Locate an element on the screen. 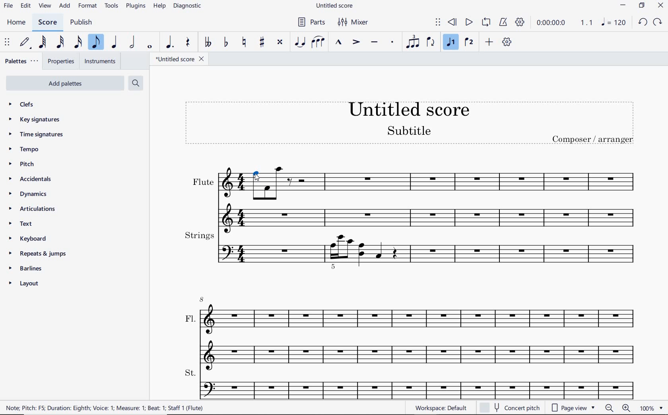 This screenshot has height=415, width=668. ACCENT is located at coordinates (356, 43).